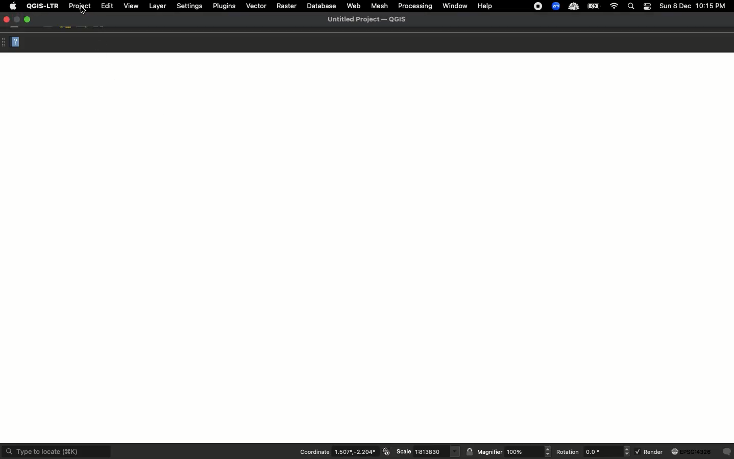 This screenshot has height=459, width=734. Describe the element at coordinates (415, 5) in the screenshot. I see `Processing` at that location.